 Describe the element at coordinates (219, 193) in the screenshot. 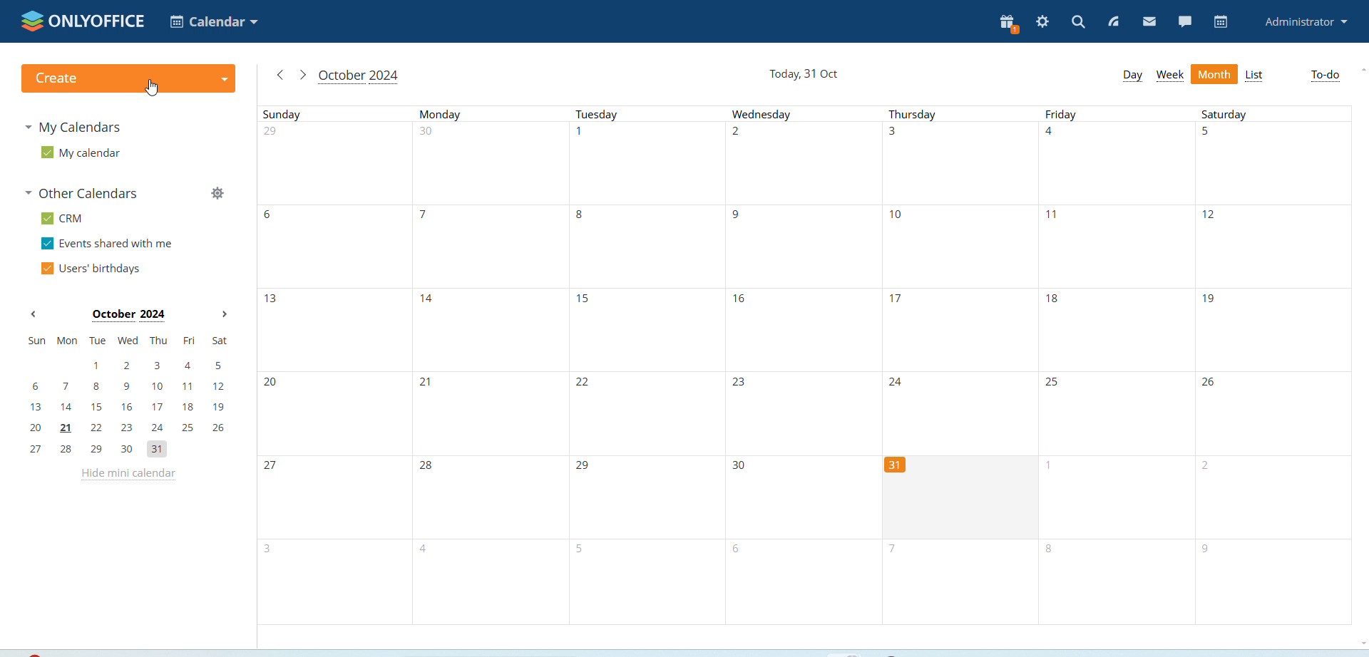

I see `manage` at that location.